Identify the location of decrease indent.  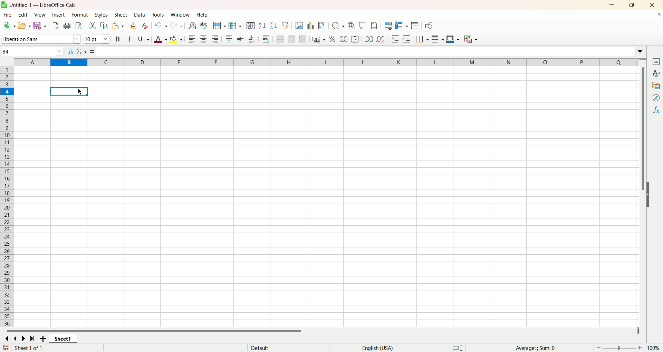
(408, 39).